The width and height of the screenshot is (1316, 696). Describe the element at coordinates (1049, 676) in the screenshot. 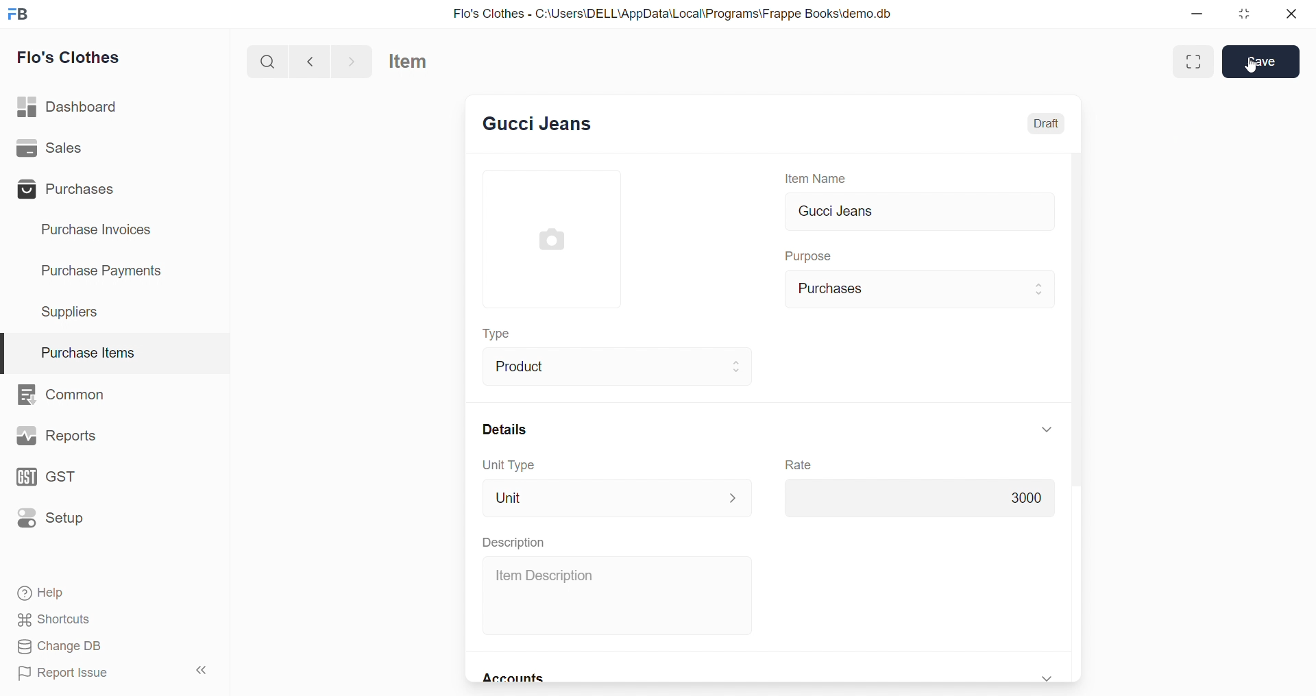

I see `expand/collapse` at that location.